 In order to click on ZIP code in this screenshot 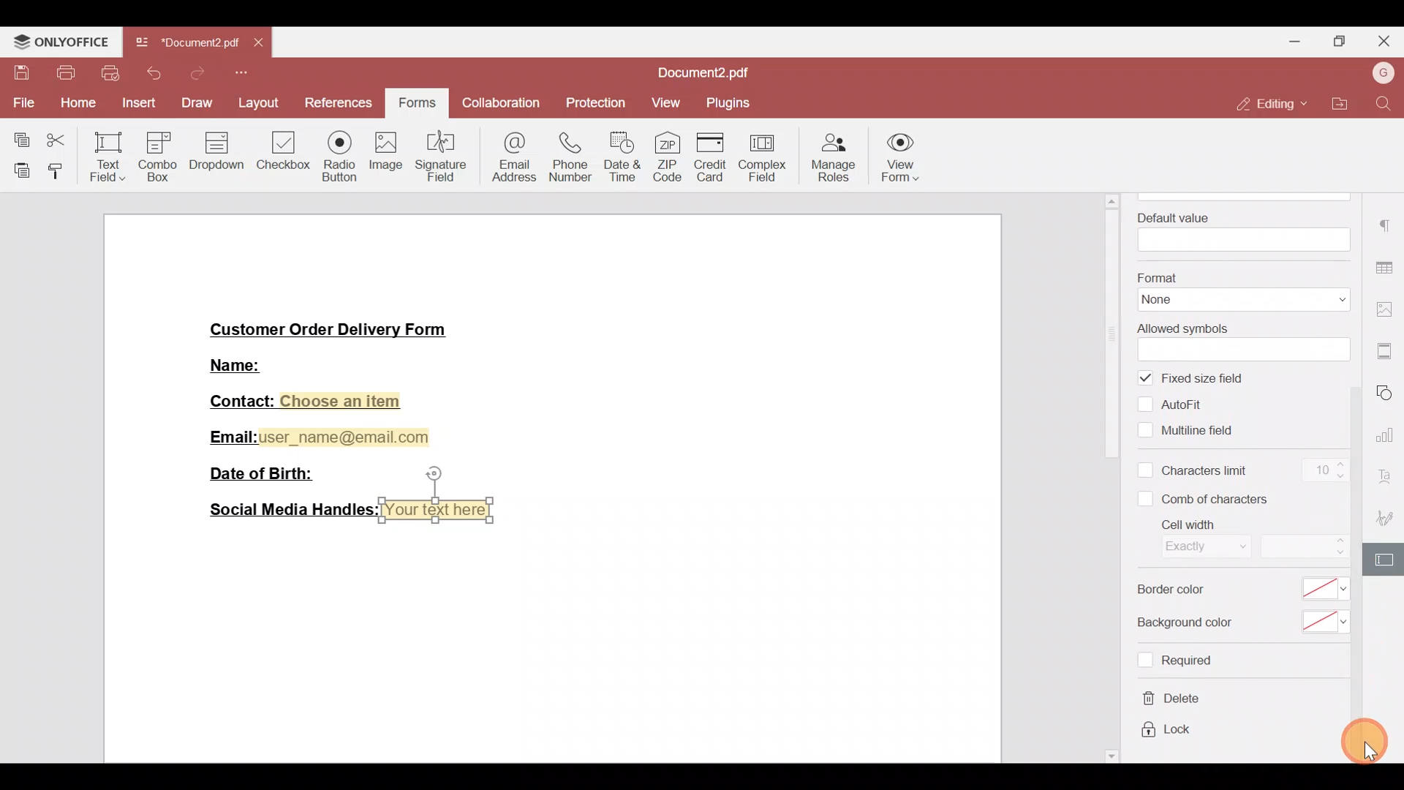, I will do `click(668, 154)`.